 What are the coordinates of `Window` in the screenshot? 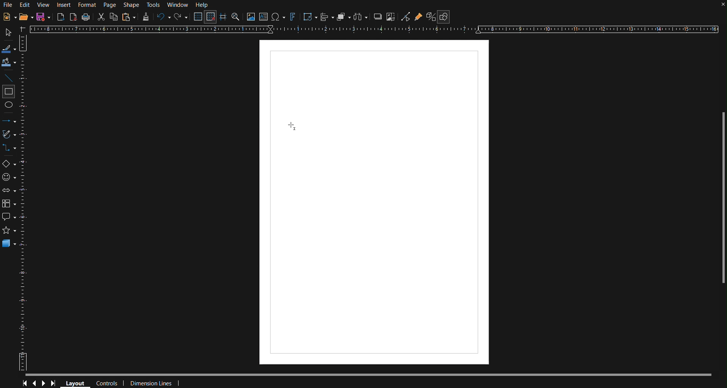 It's located at (178, 5).